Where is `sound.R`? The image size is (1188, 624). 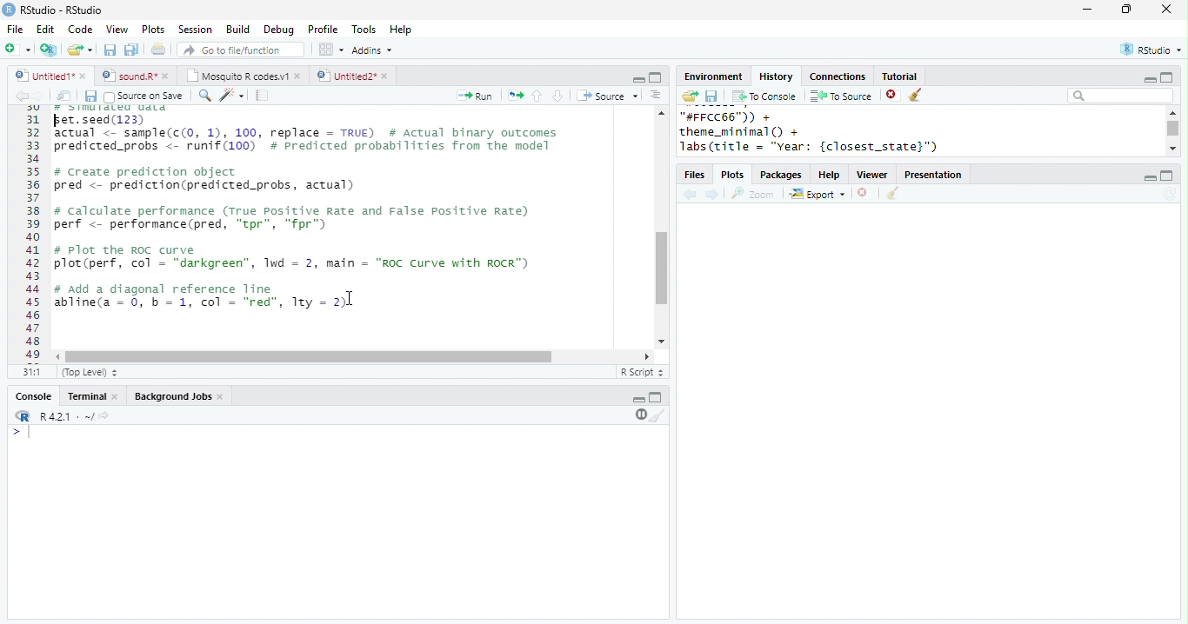
sound.R is located at coordinates (130, 76).